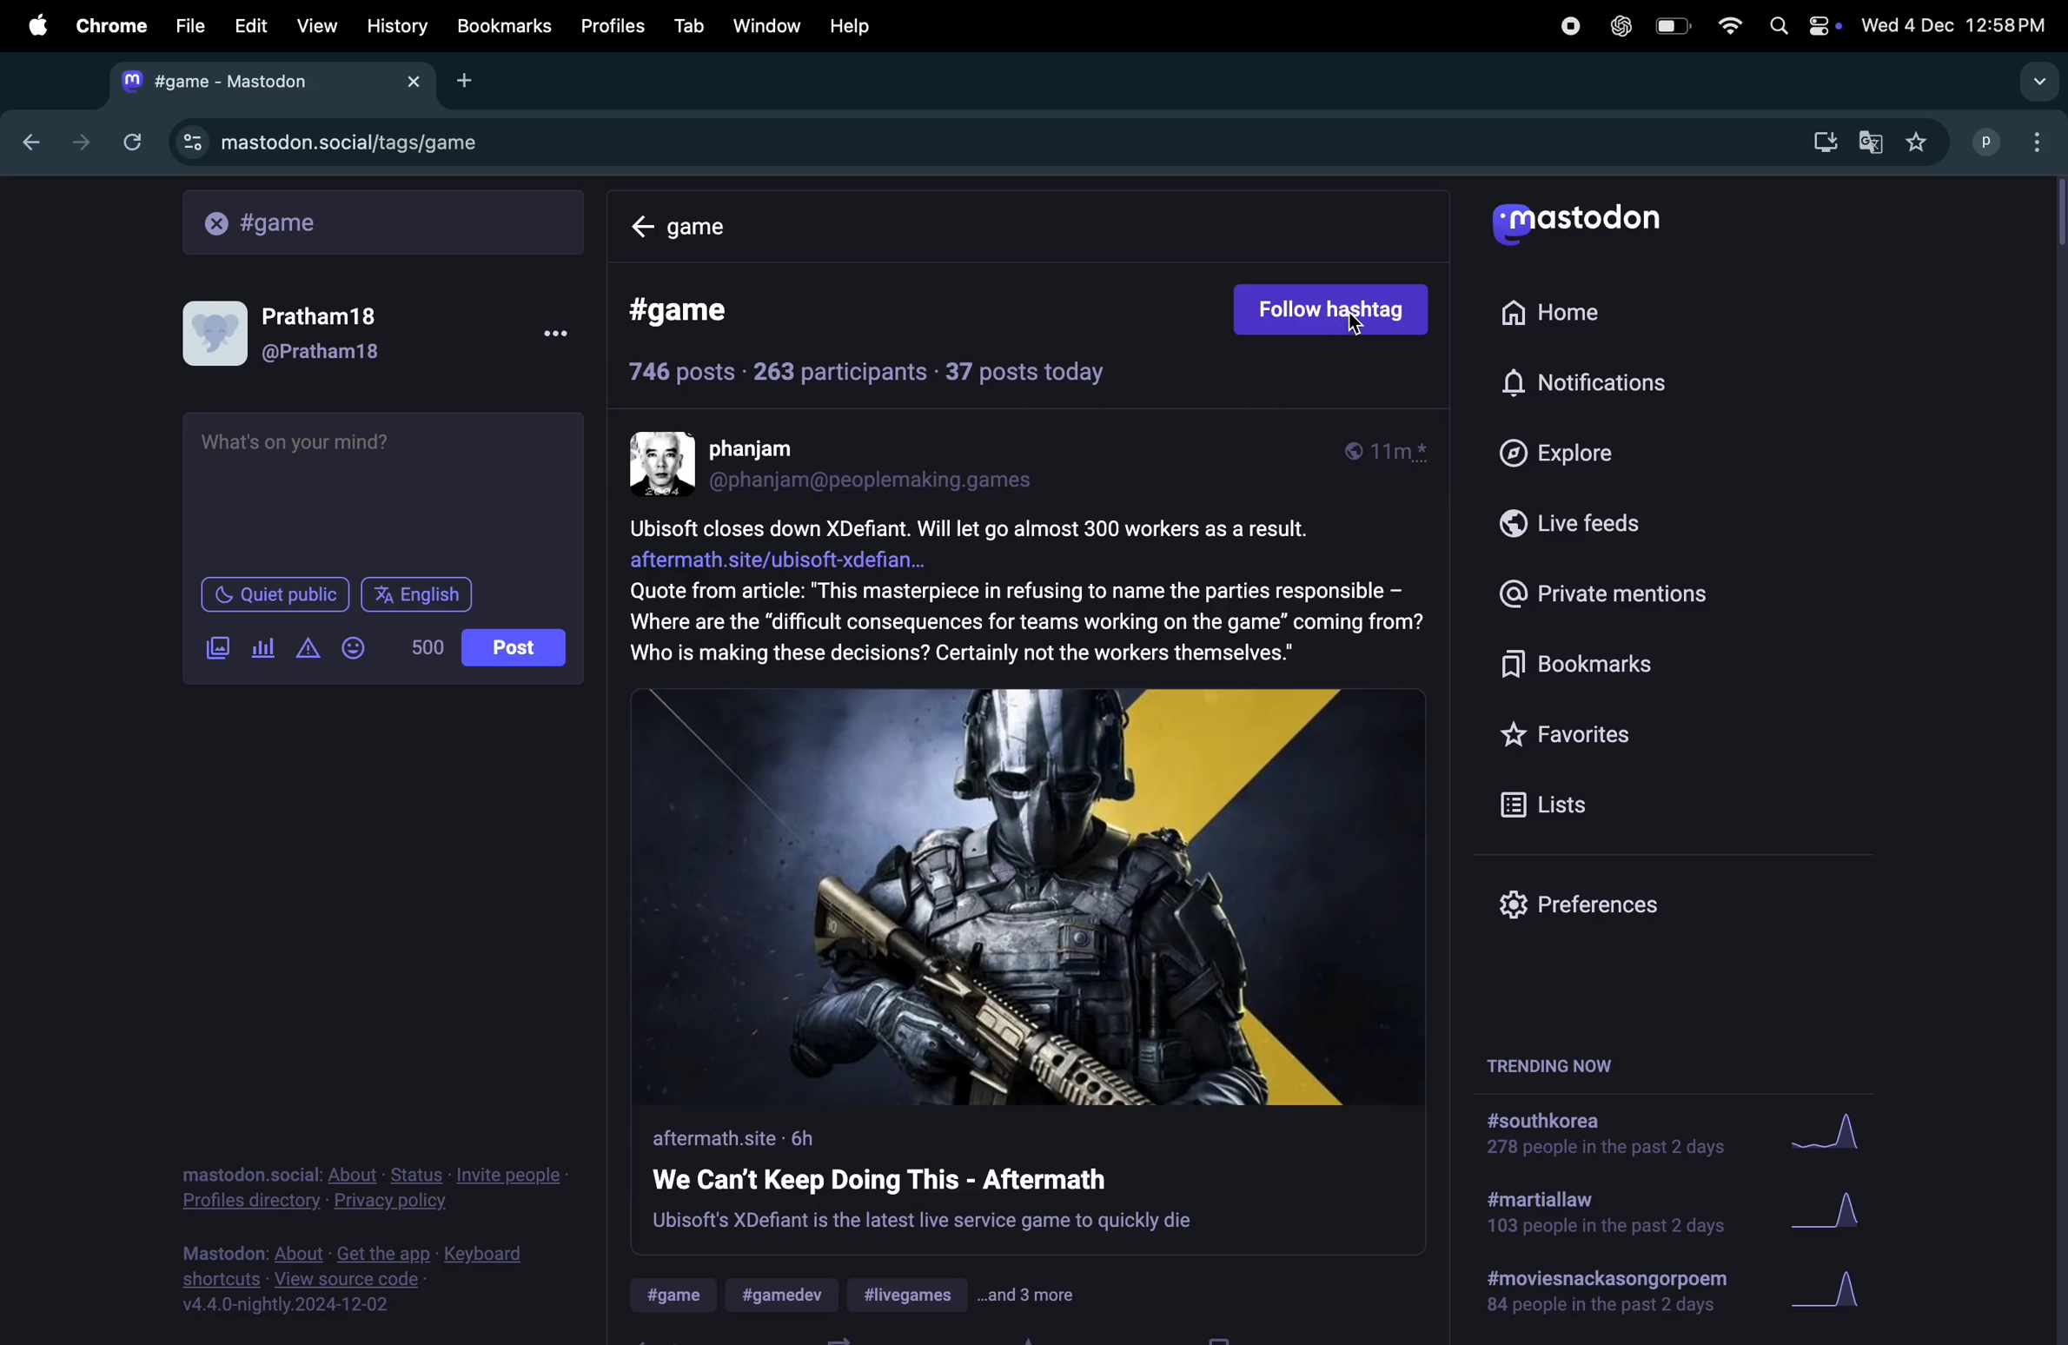 The height and width of the screenshot is (1345, 2068). I want to click on add tab, so click(472, 81).